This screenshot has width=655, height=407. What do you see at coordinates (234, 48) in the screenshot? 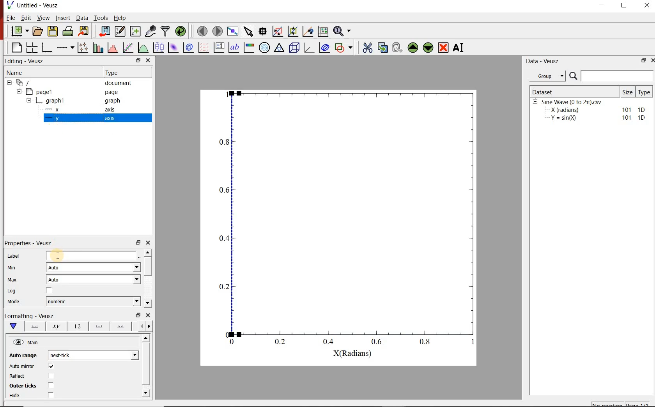
I see `text label` at bounding box center [234, 48].